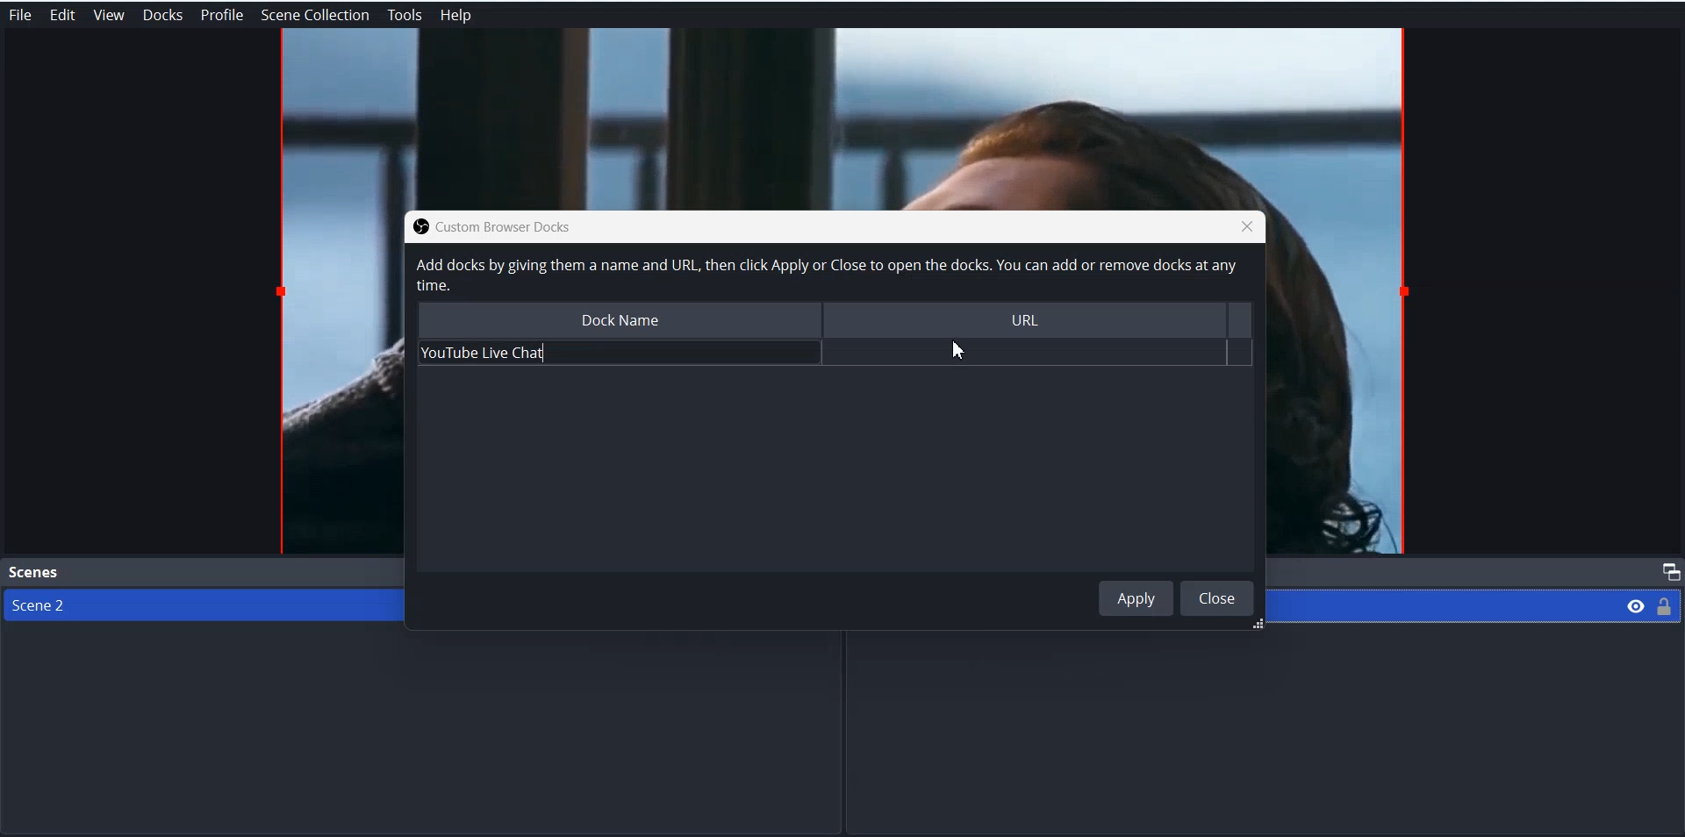 The image size is (1685, 837). I want to click on Profile, so click(222, 15).